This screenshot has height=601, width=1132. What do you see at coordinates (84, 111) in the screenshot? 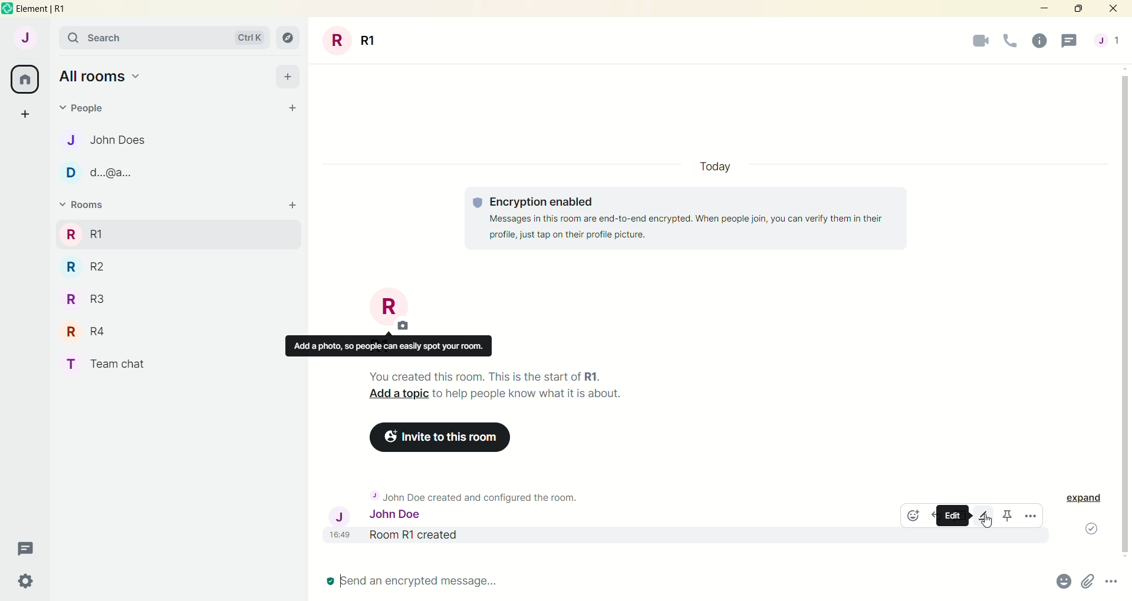
I see `people` at bounding box center [84, 111].